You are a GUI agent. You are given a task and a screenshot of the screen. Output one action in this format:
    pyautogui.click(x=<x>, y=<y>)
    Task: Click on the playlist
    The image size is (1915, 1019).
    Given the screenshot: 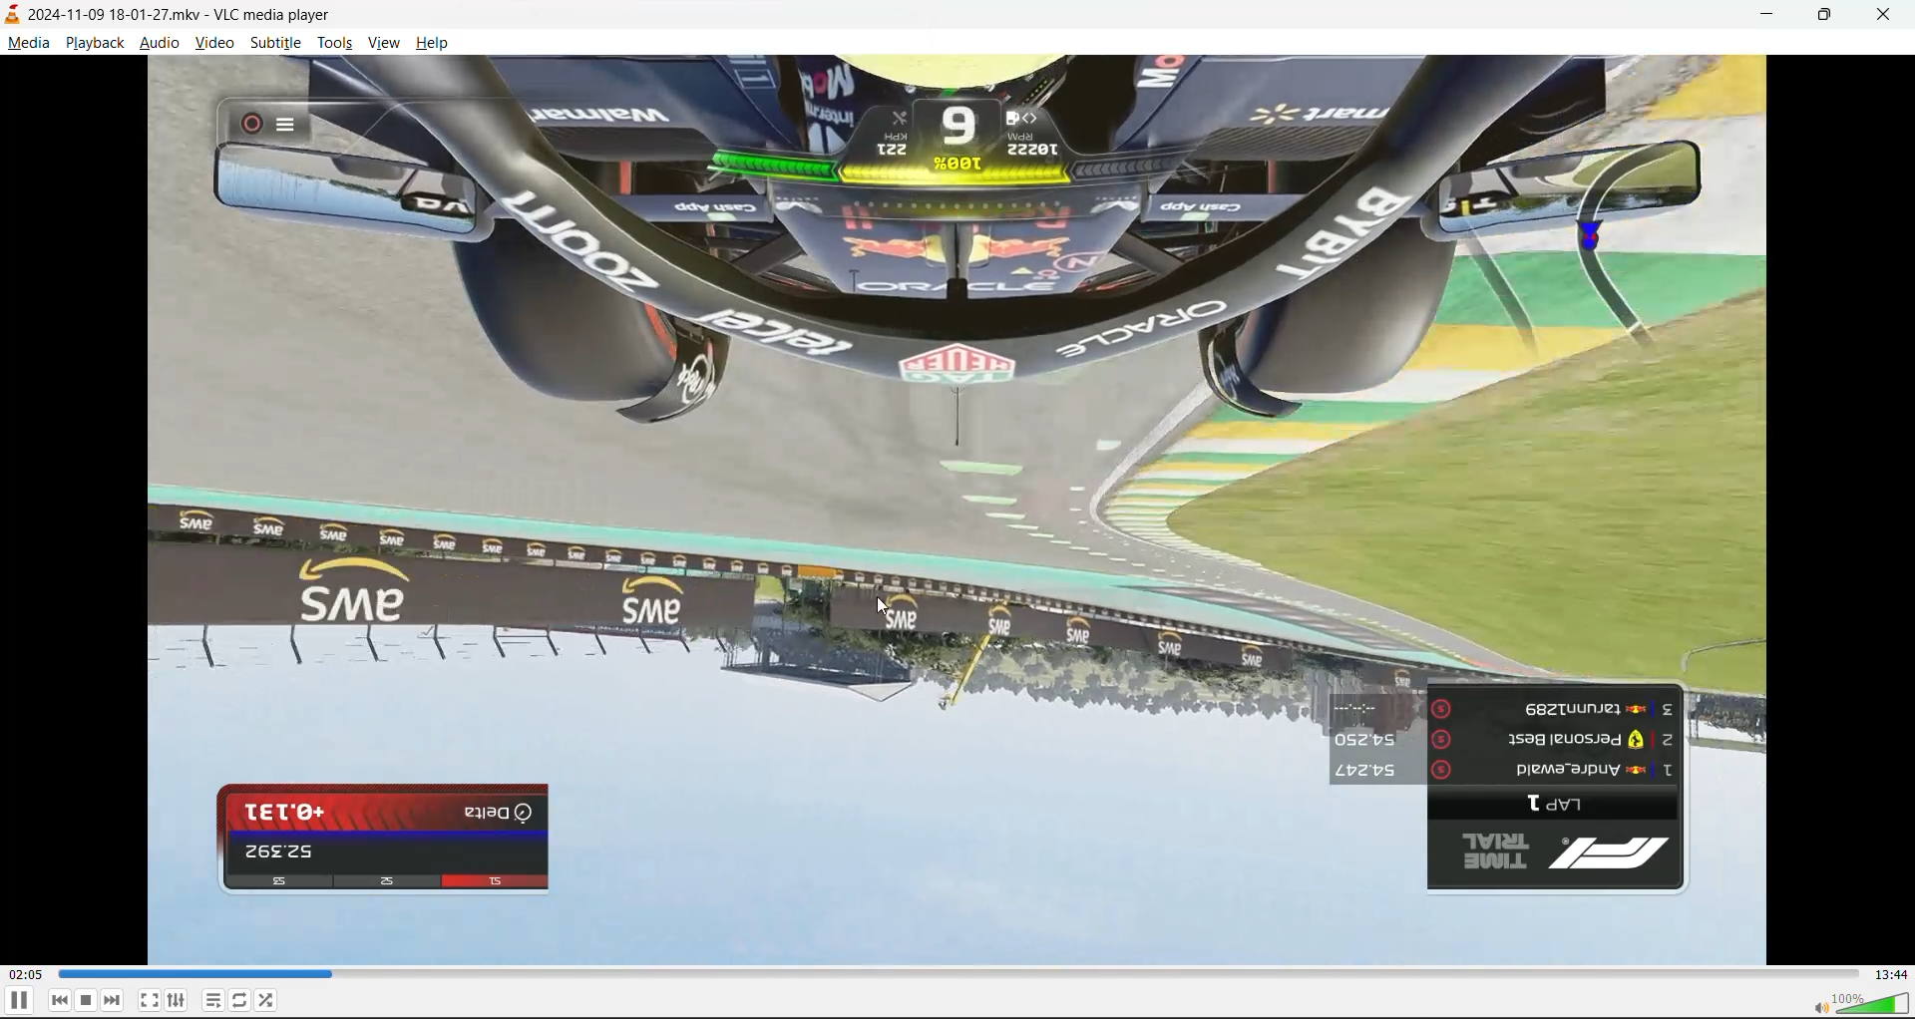 What is the action you would take?
    pyautogui.click(x=213, y=1000)
    